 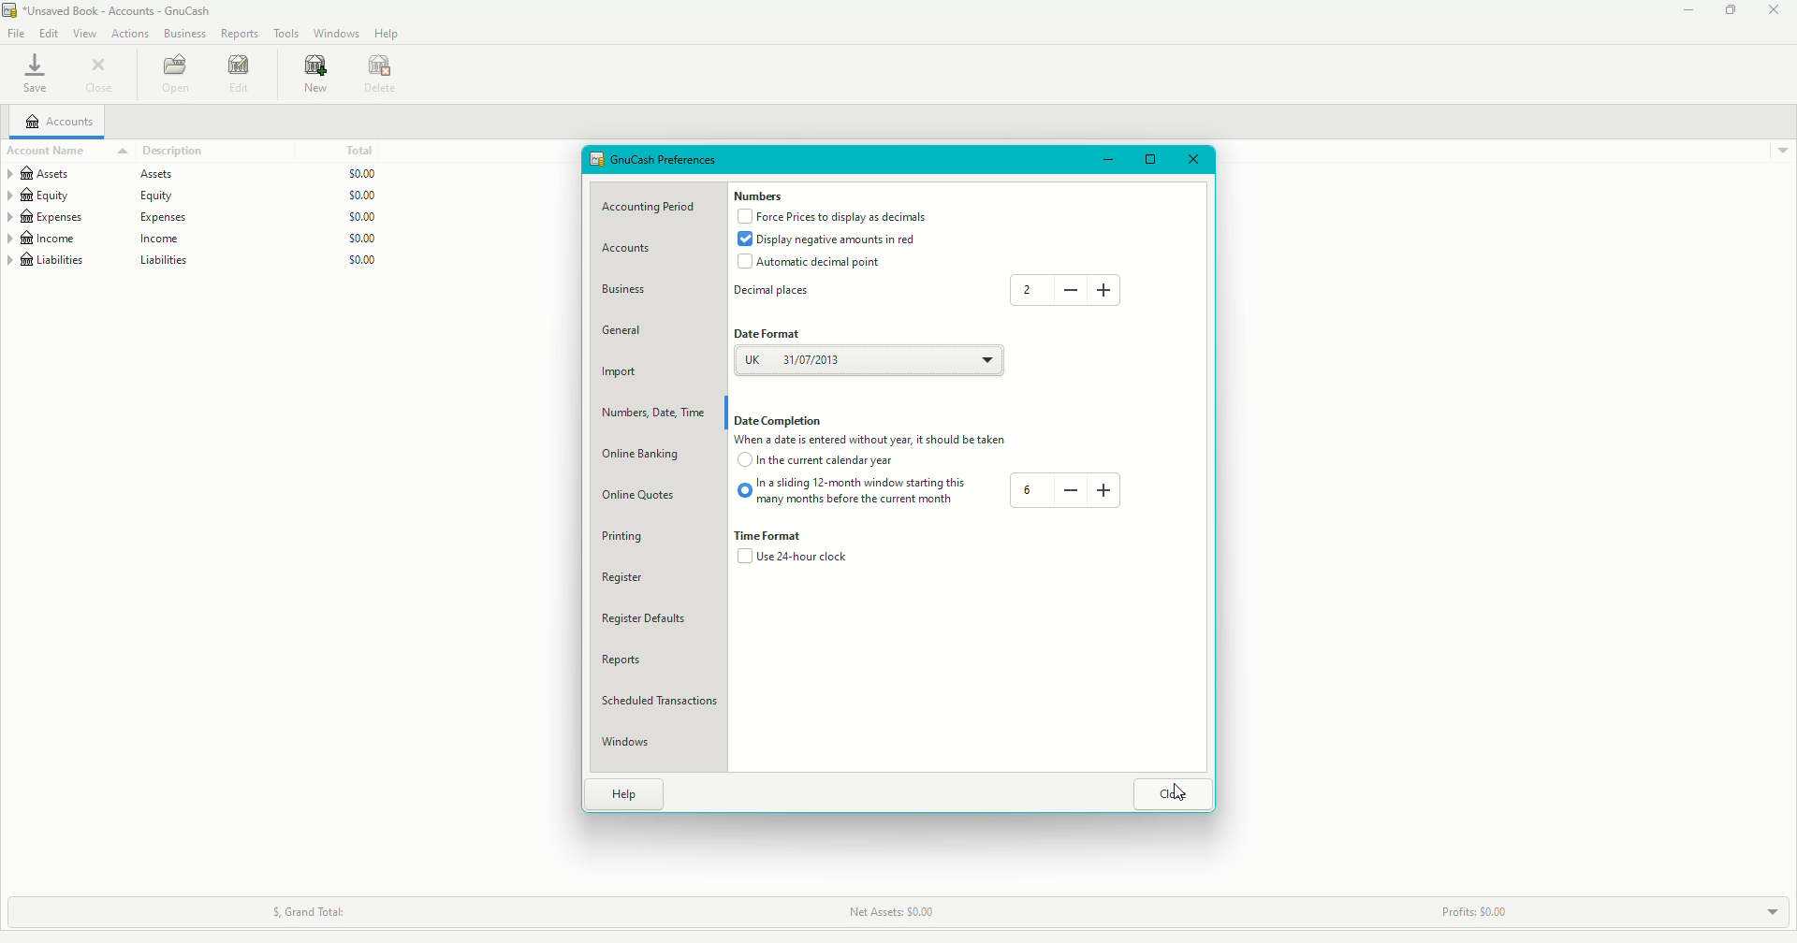 I want to click on View, so click(x=85, y=34).